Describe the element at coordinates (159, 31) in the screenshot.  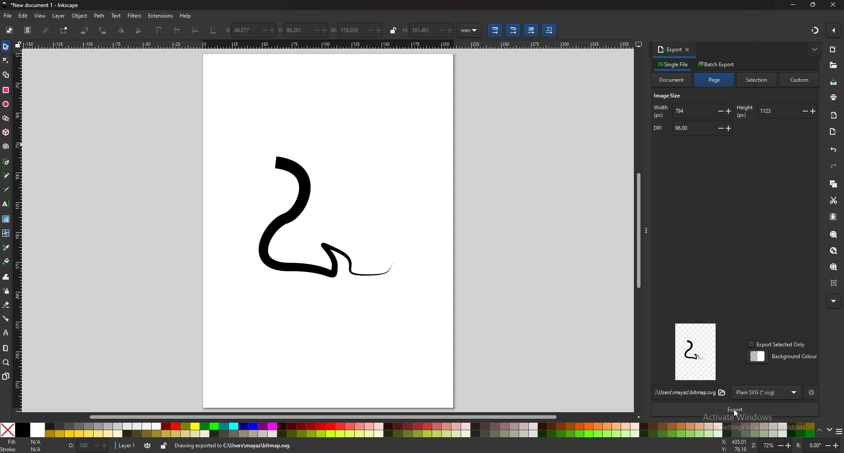
I see `raise selection to top` at that location.